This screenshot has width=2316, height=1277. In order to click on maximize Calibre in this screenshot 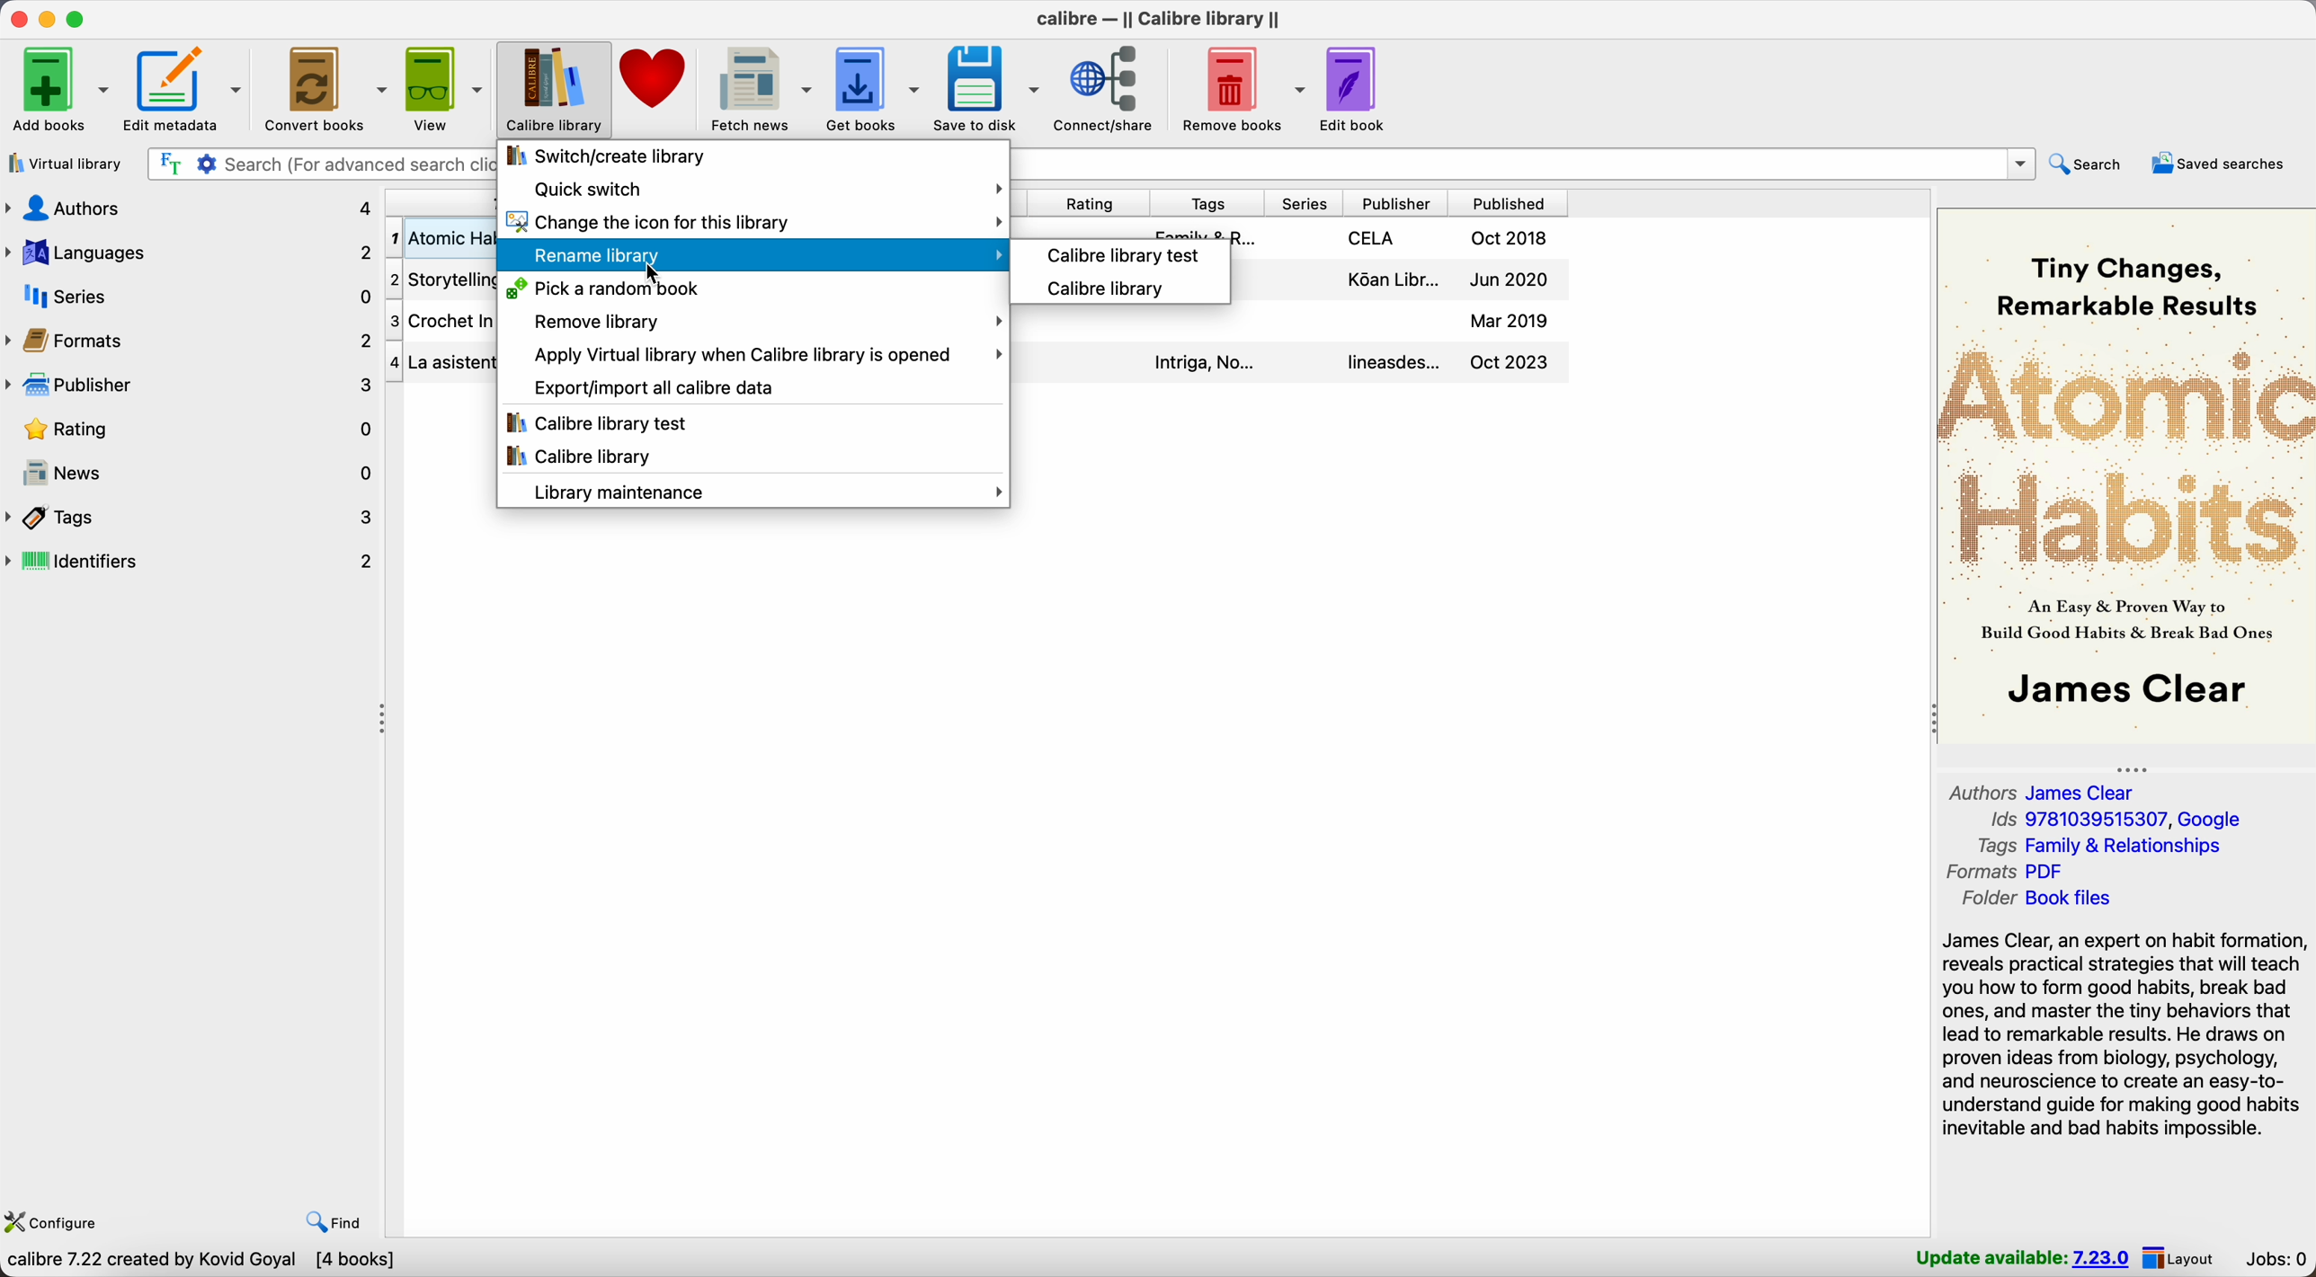, I will do `click(78, 17)`.